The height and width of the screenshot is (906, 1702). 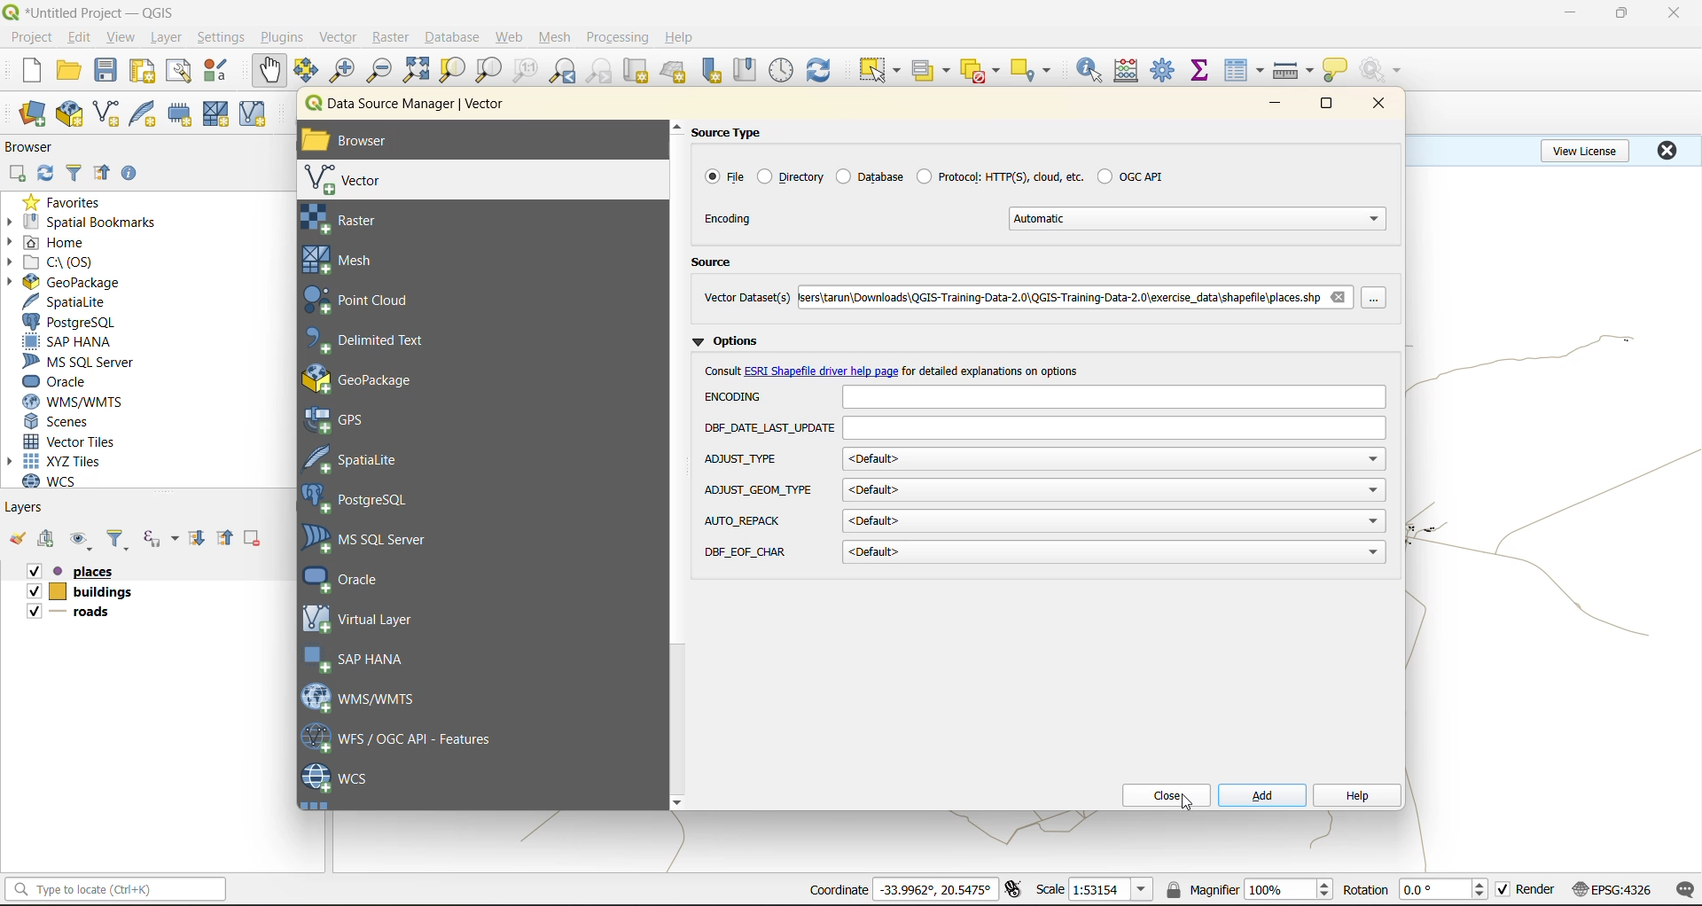 What do you see at coordinates (221, 70) in the screenshot?
I see `style management` at bounding box center [221, 70].